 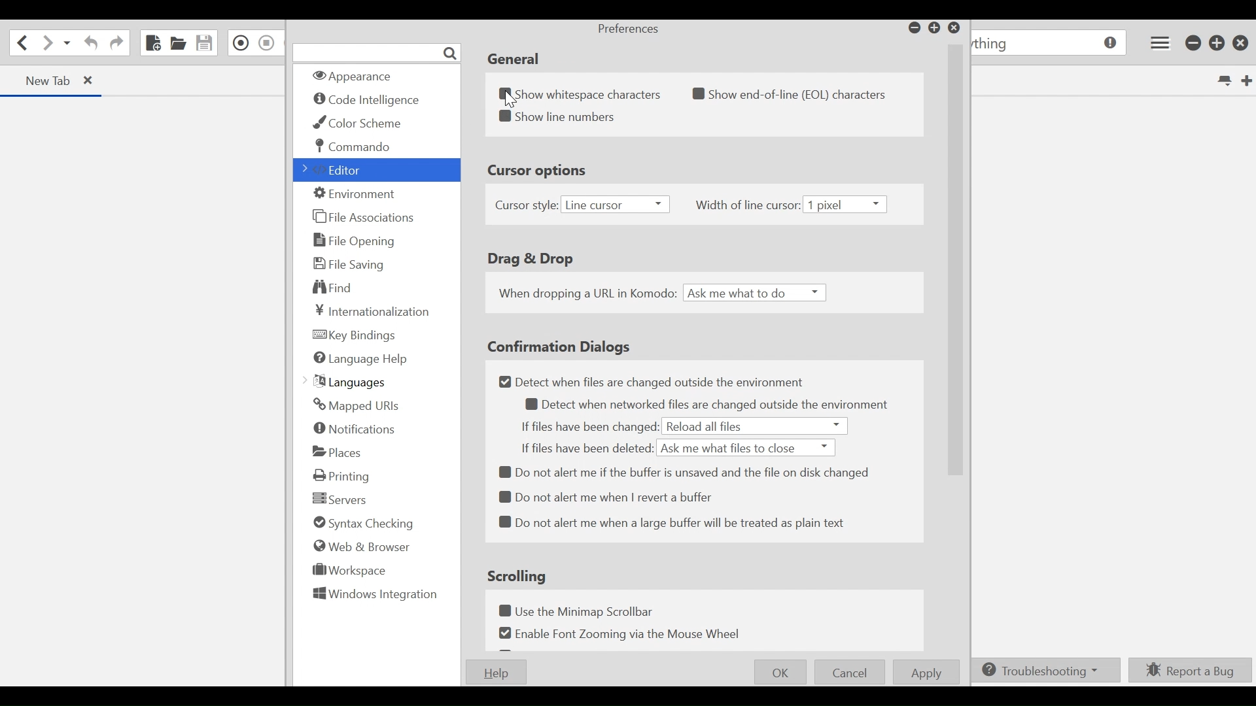 What do you see at coordinates (91, 44) in the screenshot?
I see `Undo last action` at bounding box center [91, 44].